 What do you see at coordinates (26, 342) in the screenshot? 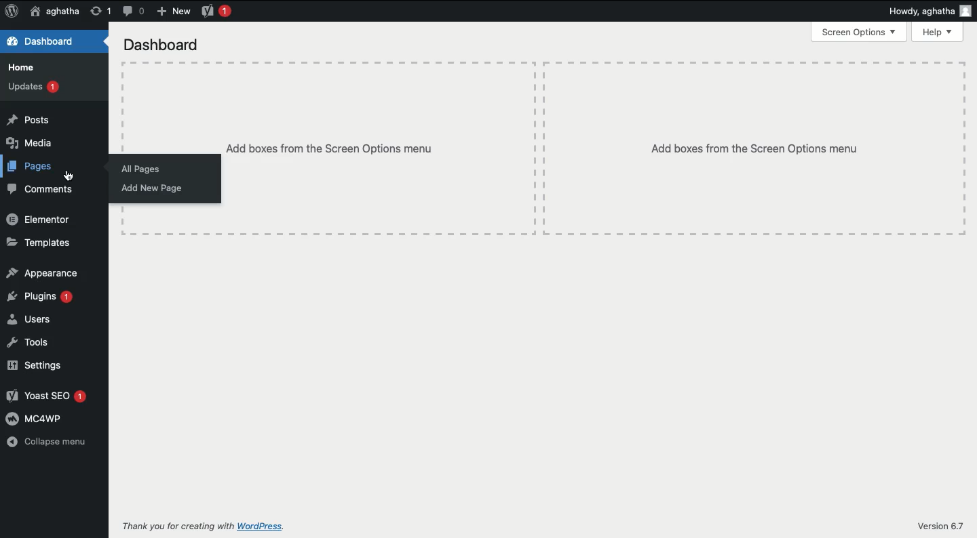
I see `Tools` at bounding box center [26, 342].